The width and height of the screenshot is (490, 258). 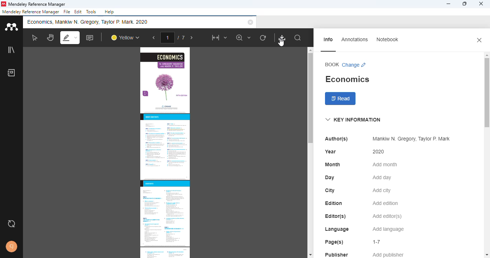 What do you see at coordinates (125, 38) in the screenshot?
I see `select color` at bounding box center [125, 38].